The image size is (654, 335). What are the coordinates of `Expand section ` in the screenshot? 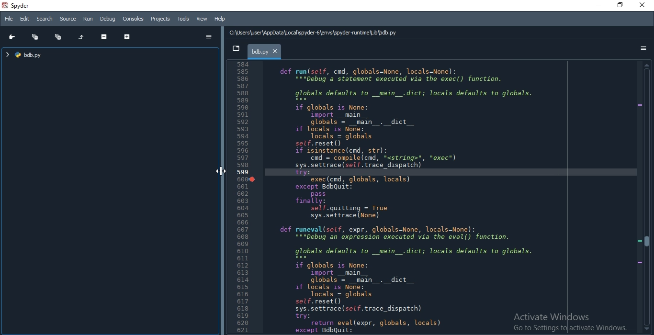 It's located at (126, 36).